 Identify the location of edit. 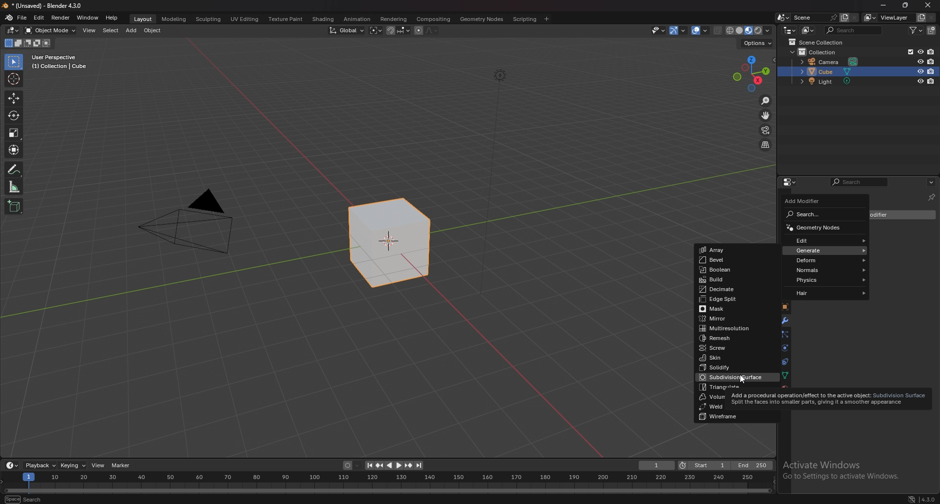
(39, 18).